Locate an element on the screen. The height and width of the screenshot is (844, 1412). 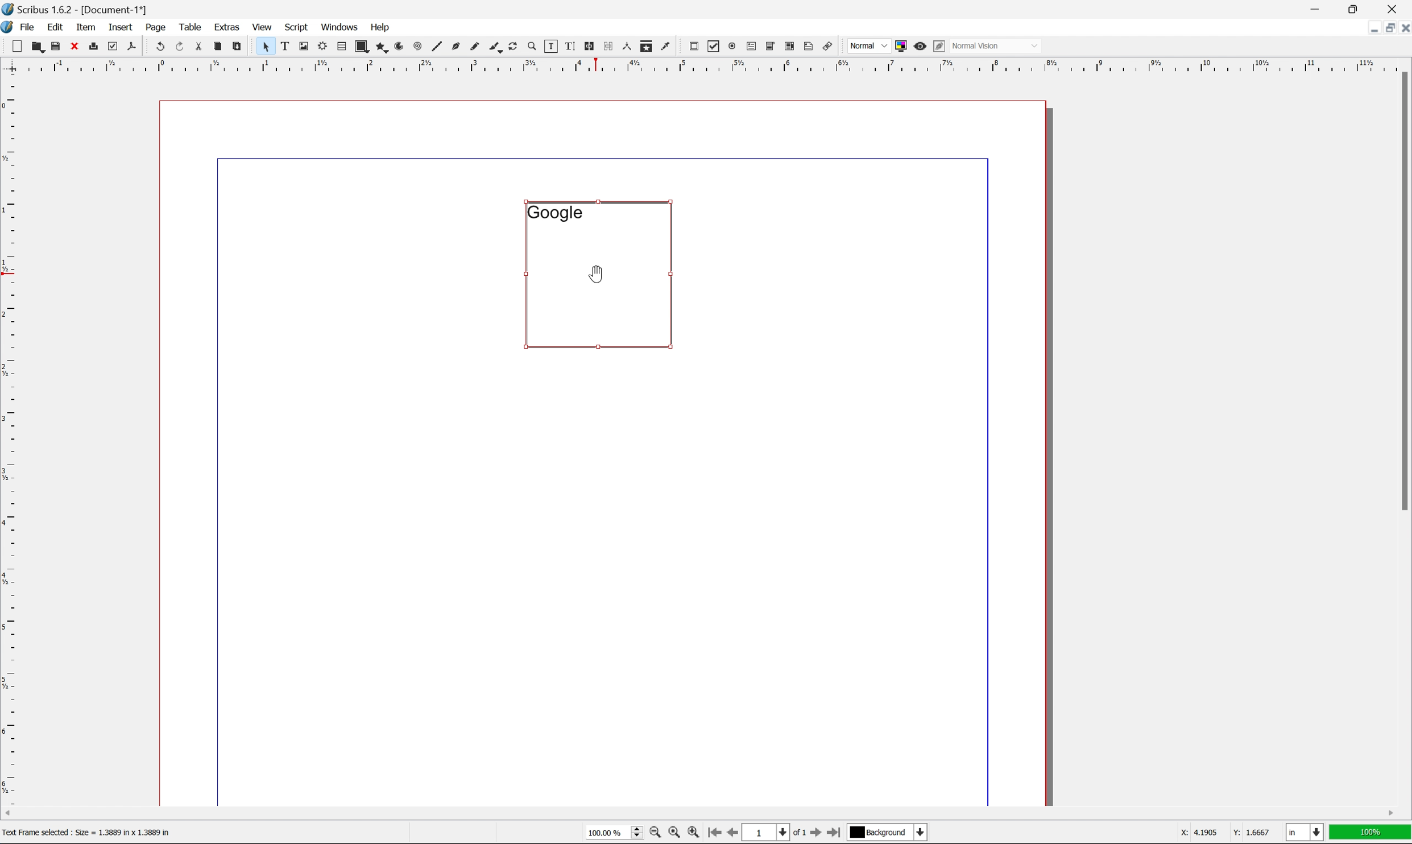
scroll bar is located at coordinates (699, 813).